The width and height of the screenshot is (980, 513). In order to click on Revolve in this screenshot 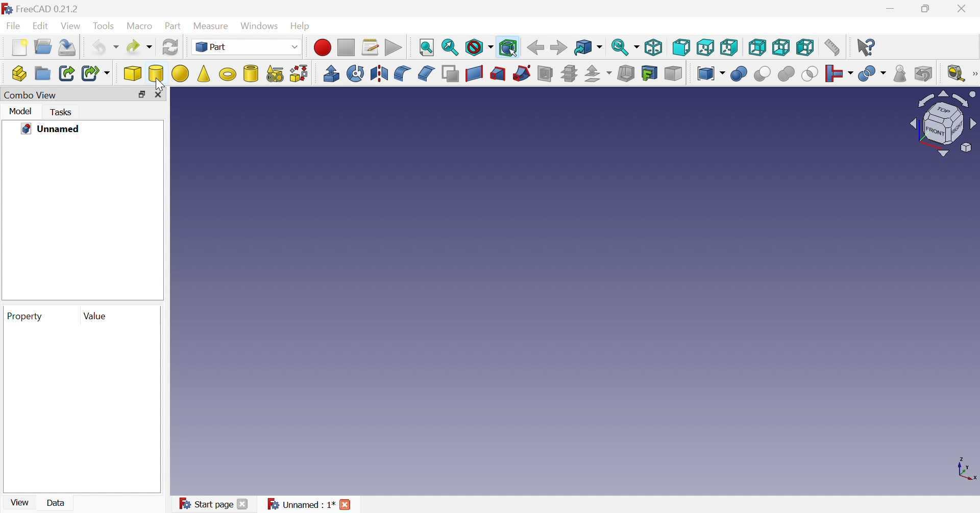, I will do `click(356, 73)`.